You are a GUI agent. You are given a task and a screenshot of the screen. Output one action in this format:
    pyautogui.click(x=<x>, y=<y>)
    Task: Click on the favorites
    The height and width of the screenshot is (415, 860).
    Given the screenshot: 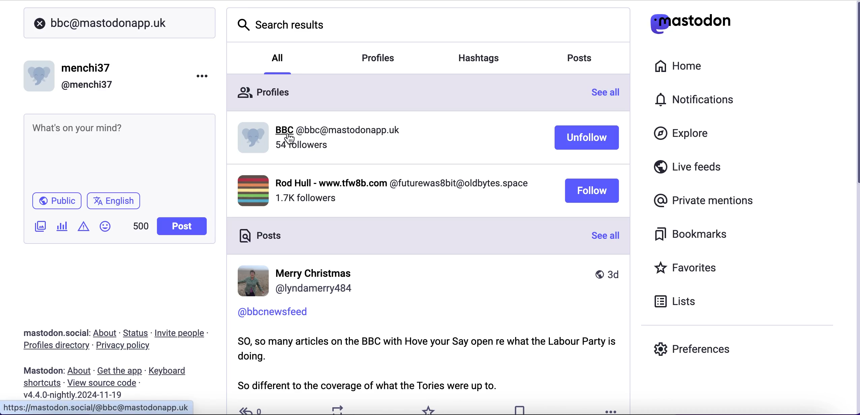 What is the action you would take?
    pyautogui.click(x=432, y=409)
    